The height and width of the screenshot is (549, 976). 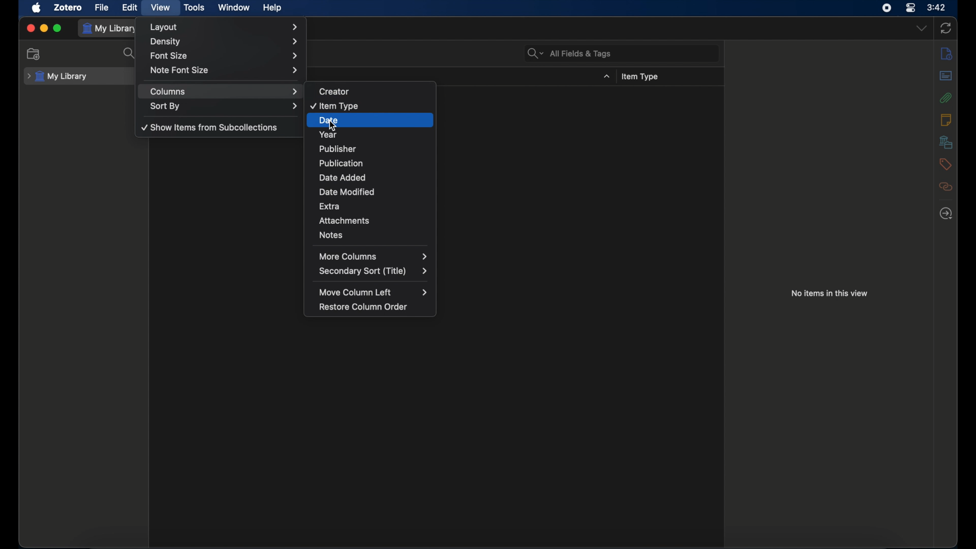 What do you see at coordinates (373, 293) in the screenshot?
I see `move column left` at bounding box center [373, 293].